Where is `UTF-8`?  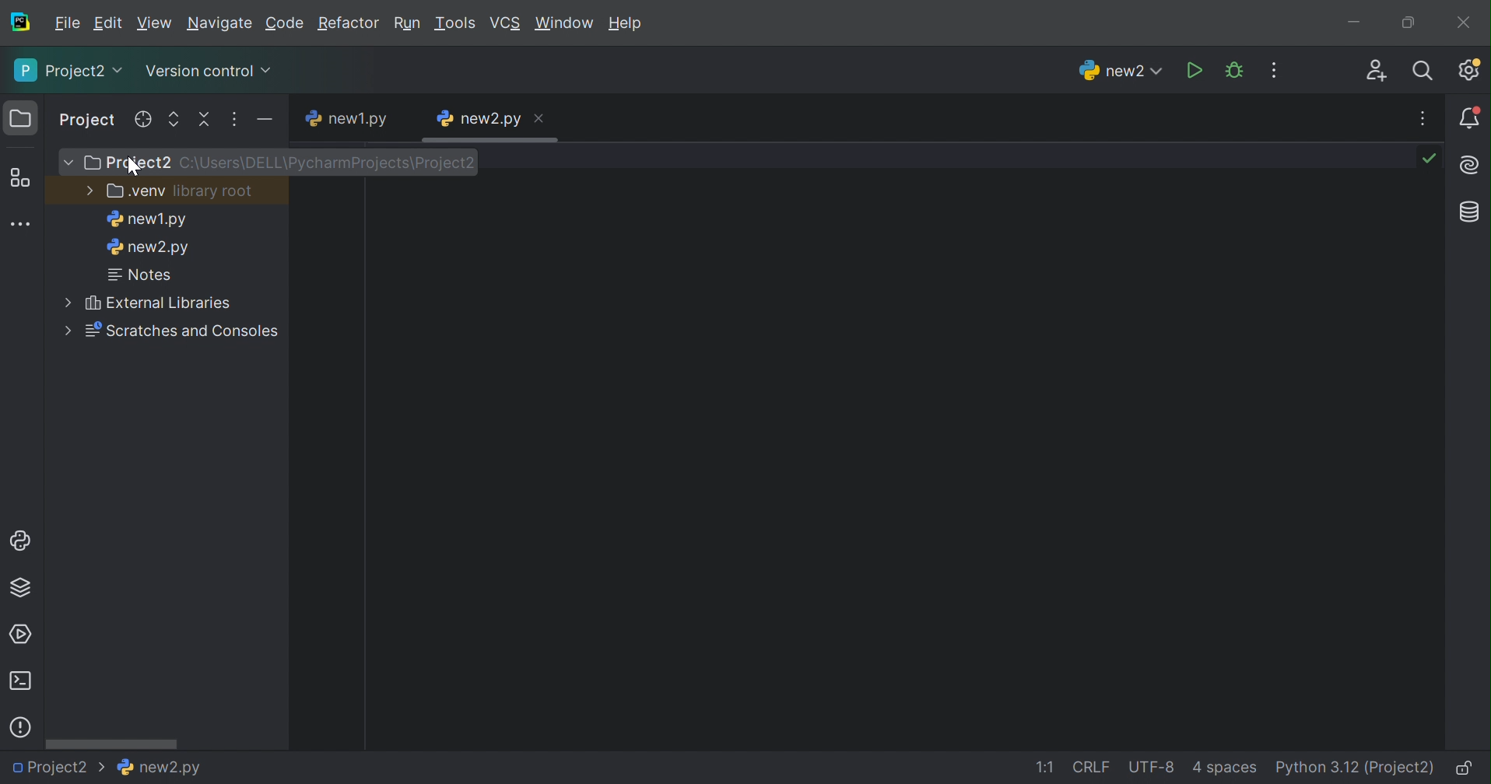 UTF-8 is located at coordinates (1151, 768).